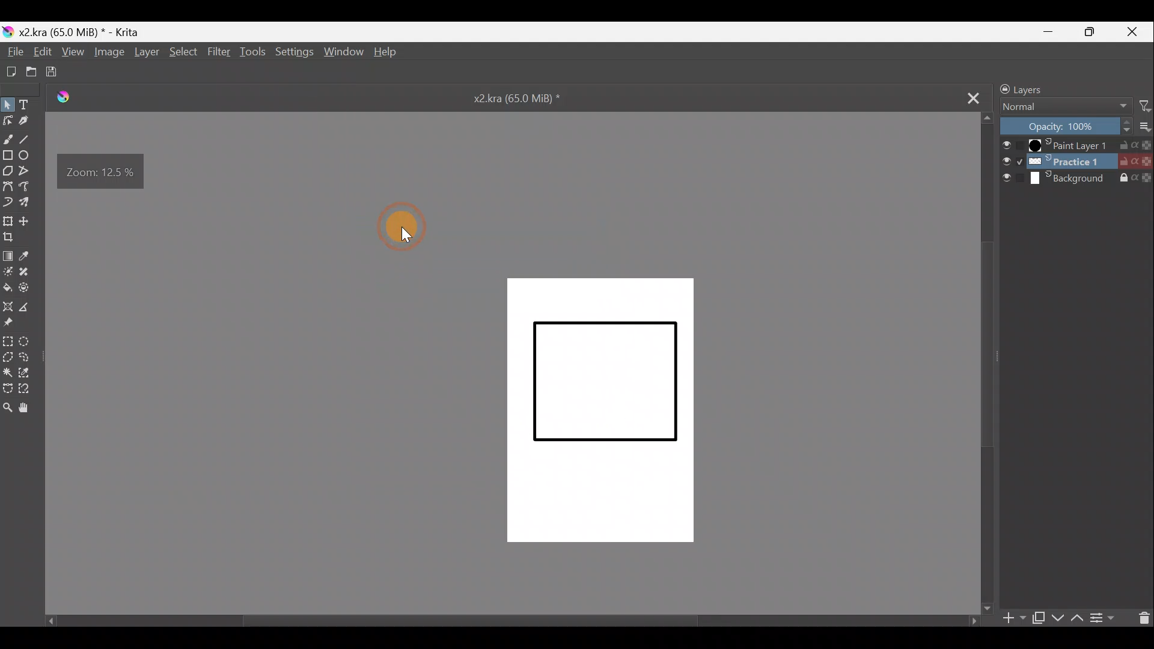 The height and width of the screenshot is (649, 1154). I want to click on Add layer, so click(1016, 620).